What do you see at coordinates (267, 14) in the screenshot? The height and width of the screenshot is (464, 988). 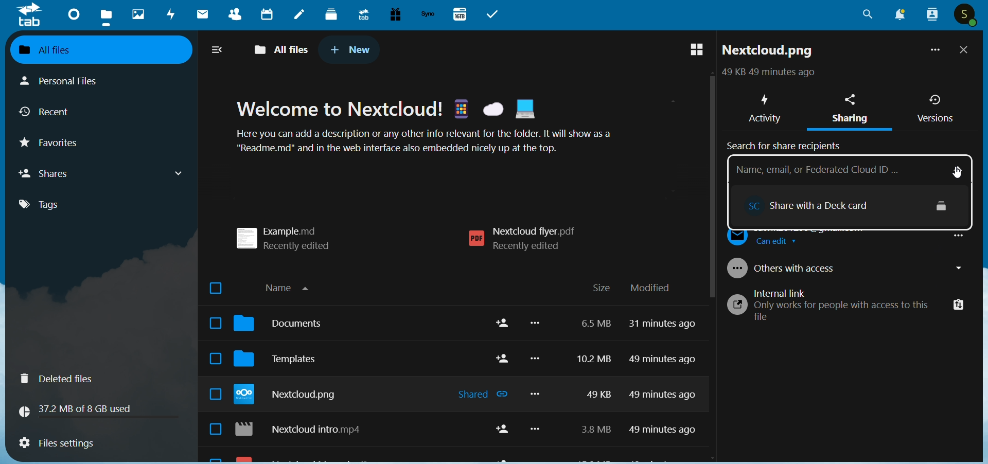 I see `calendar` at bounding box center [267, 14].